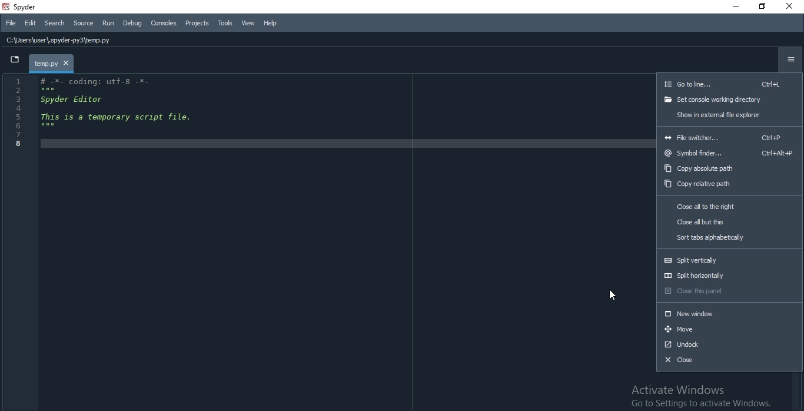 Image resolution: width=804 pixels, height=411 pixels. Describe the element at coordinates (107, 22) in the screenshot. I see `Run` at that location.